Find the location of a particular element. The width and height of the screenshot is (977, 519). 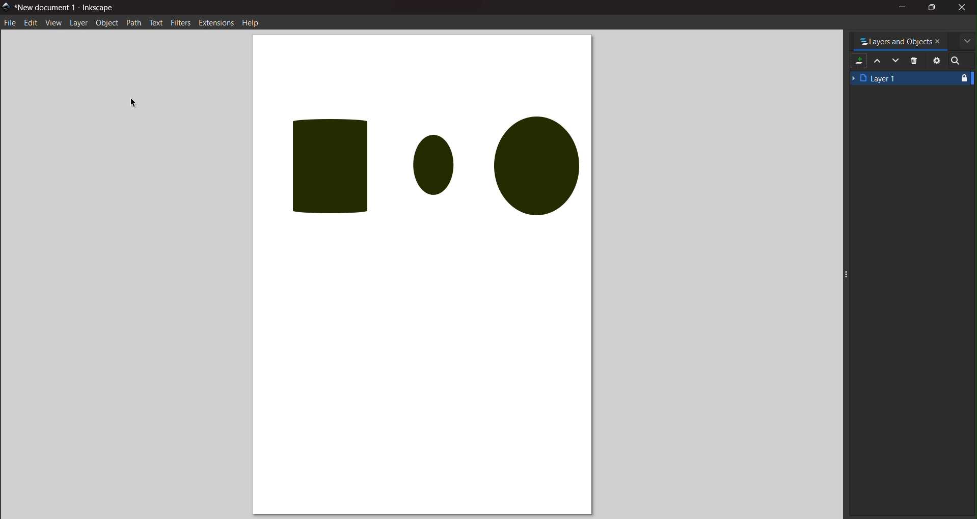

layer is located at coordinates (78, 22).